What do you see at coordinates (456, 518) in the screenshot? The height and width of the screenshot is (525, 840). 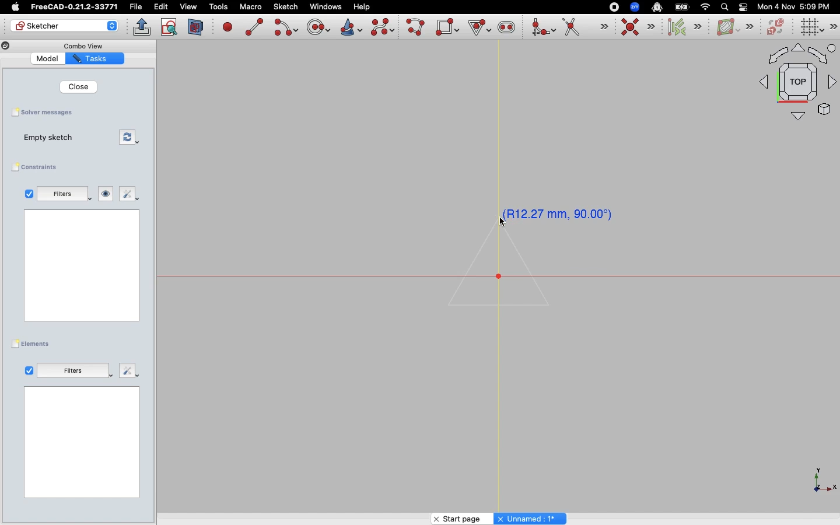 I see `Start page` at bounding box center [456, 518].